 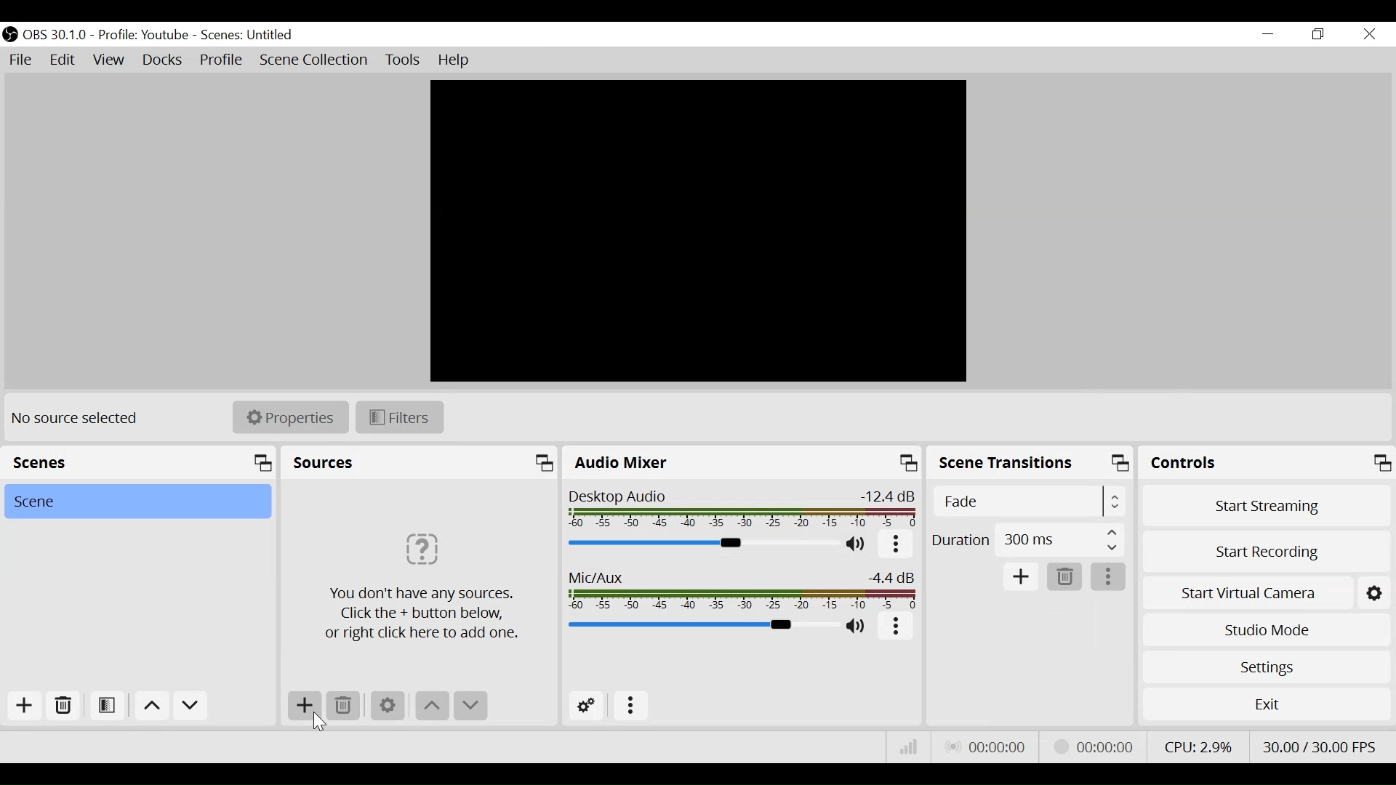 I want to click on minimize, so click(x=1269, y=33).